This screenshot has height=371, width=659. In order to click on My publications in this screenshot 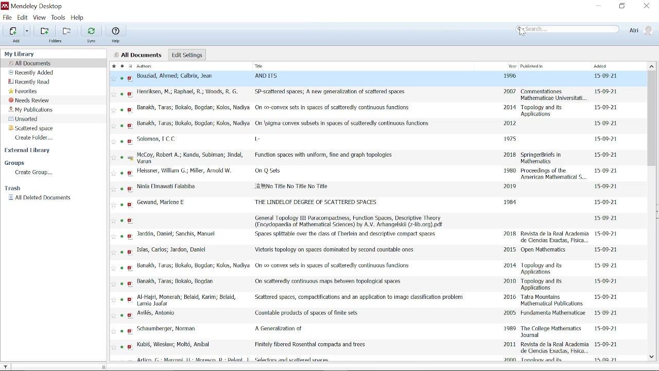, I will do `click(31, 110)`.